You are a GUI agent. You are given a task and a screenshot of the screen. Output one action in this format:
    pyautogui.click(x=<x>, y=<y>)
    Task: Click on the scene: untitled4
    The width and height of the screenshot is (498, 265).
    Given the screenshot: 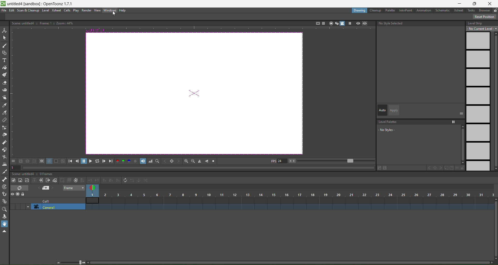 What is the action you would take?
    pyautogui.click(x=24, y=174)
    